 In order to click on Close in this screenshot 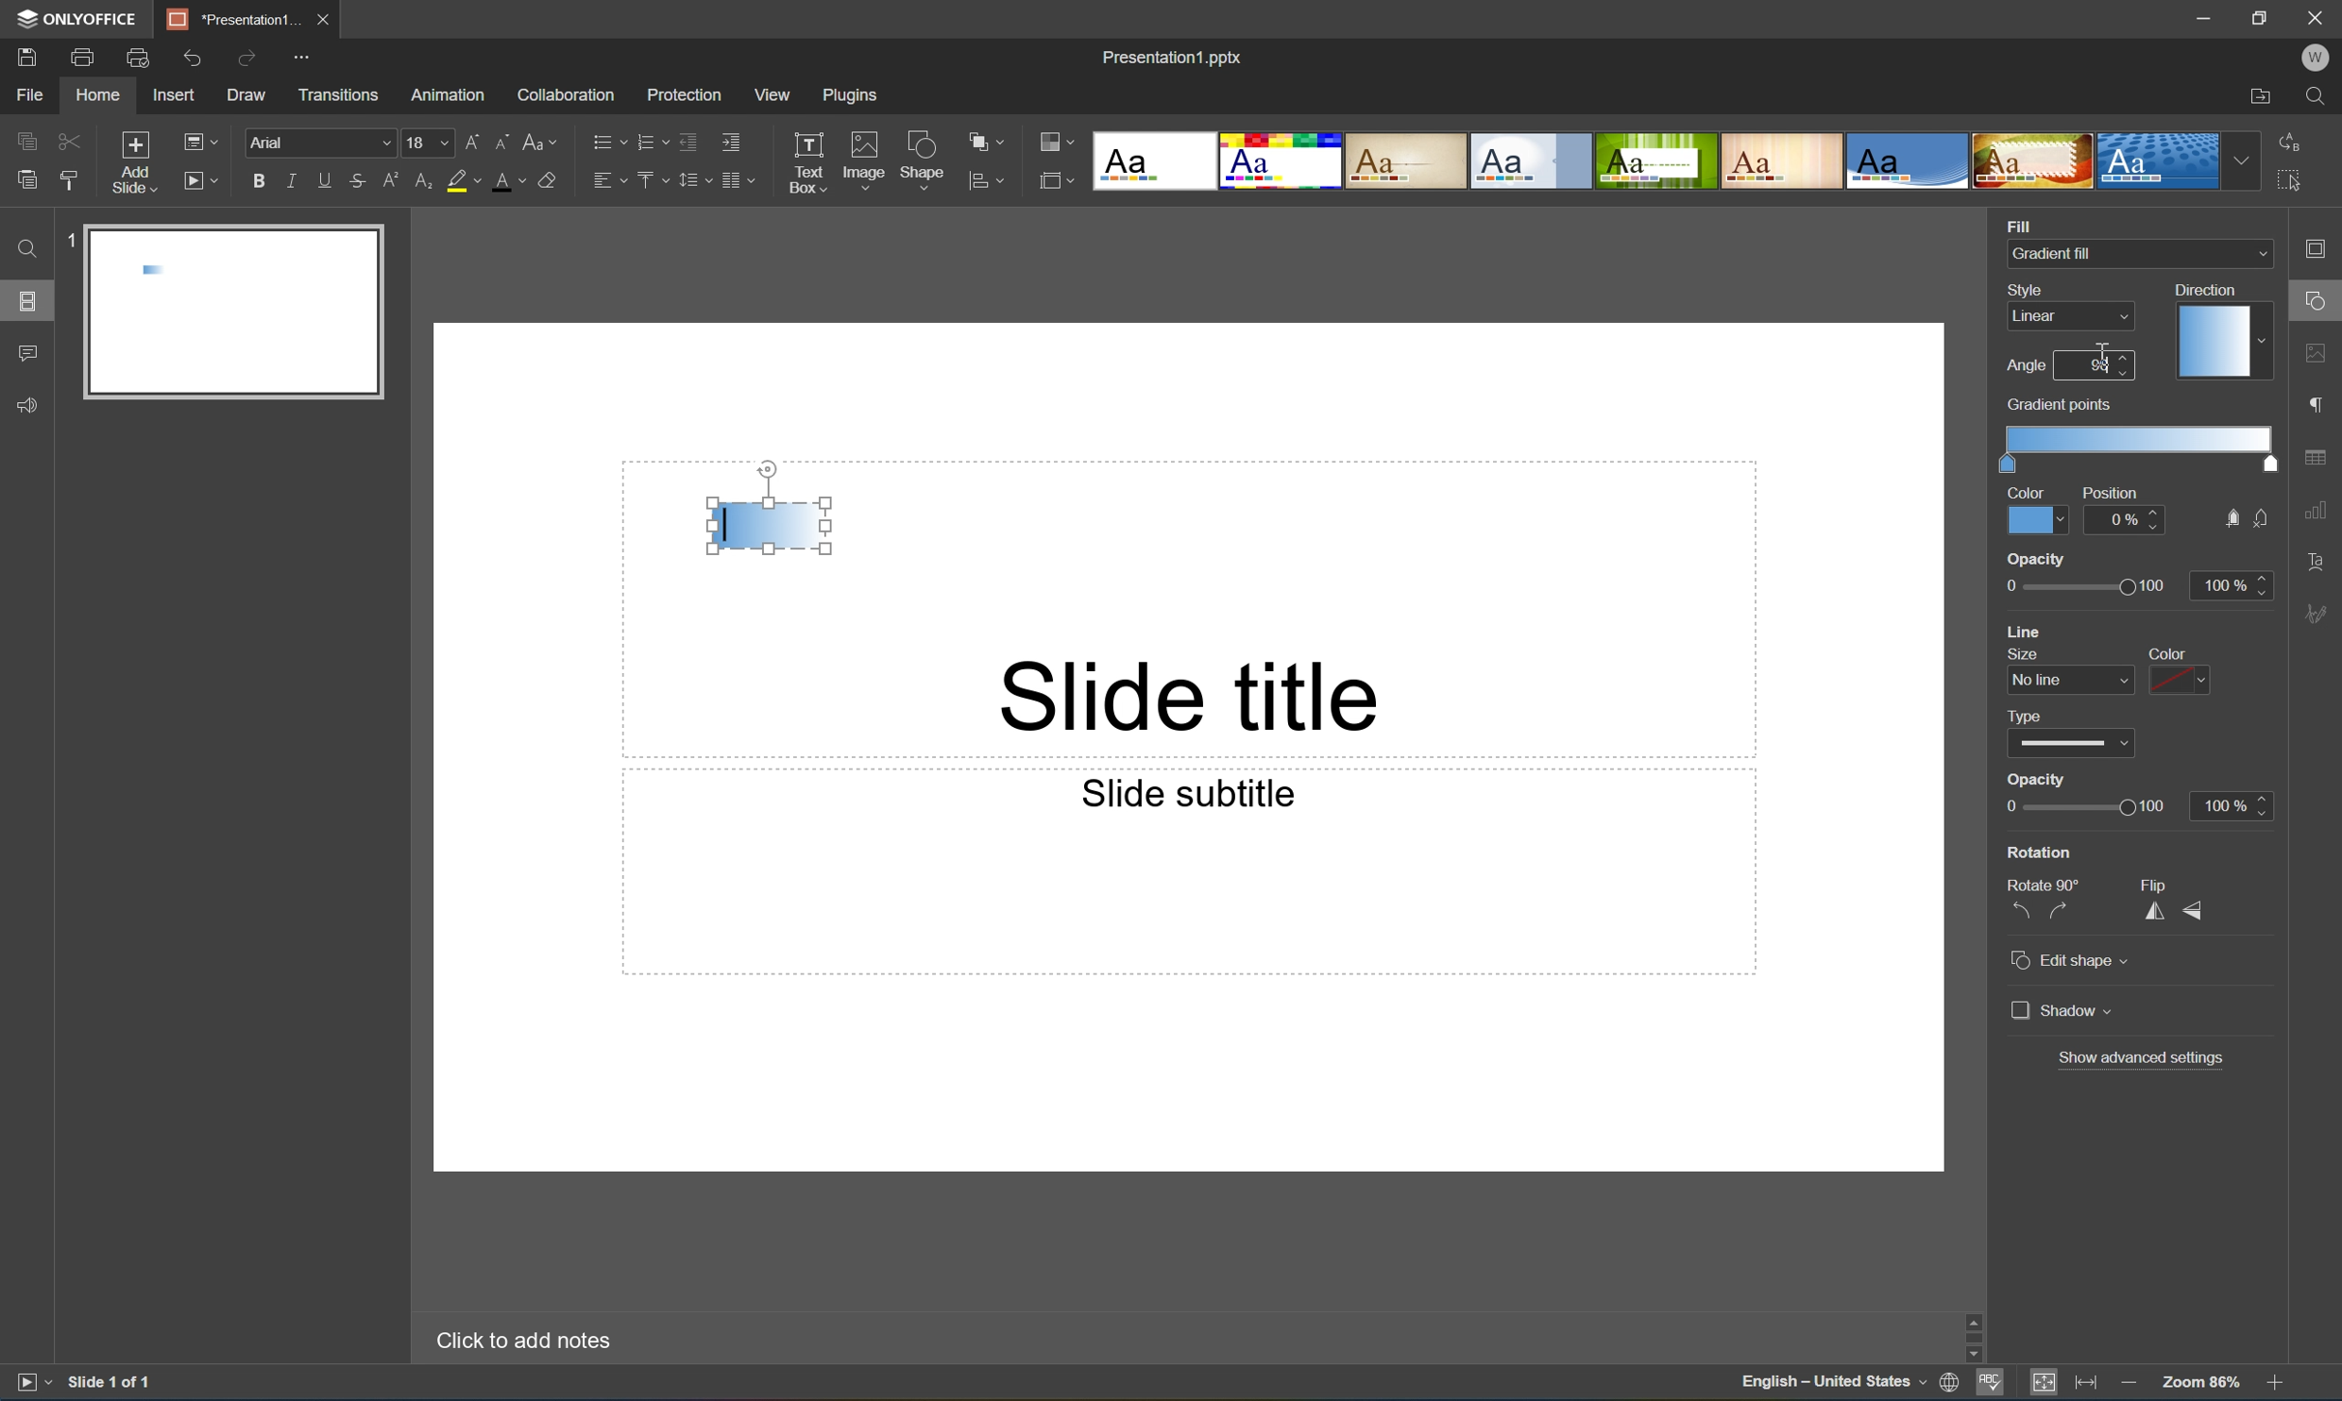, I will do `click(321, 16)`.